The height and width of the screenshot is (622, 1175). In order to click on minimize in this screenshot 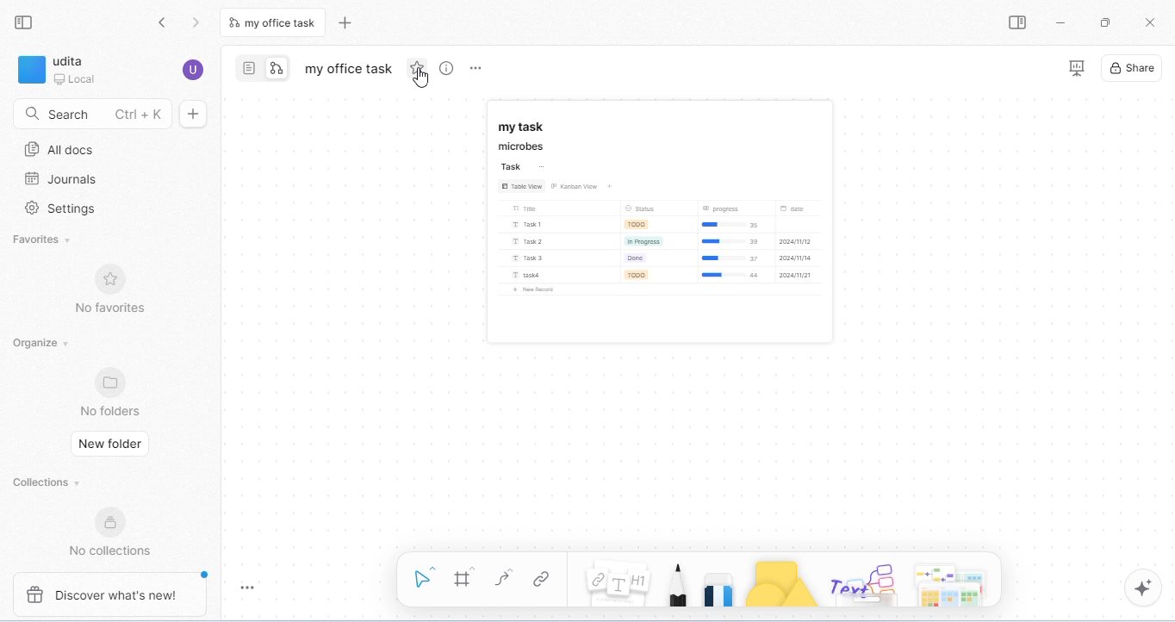, I will do `click(1061, 23)`.